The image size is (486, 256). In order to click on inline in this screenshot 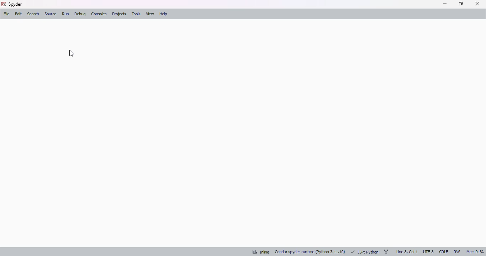, I will do `click(261, 252)`.